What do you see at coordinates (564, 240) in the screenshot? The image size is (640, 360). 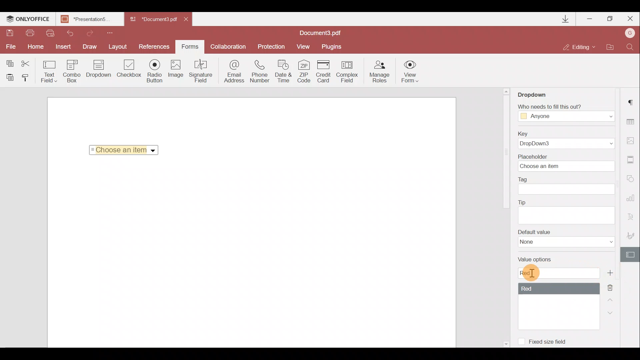 I see `Default value` at bounding box center [564, 240].